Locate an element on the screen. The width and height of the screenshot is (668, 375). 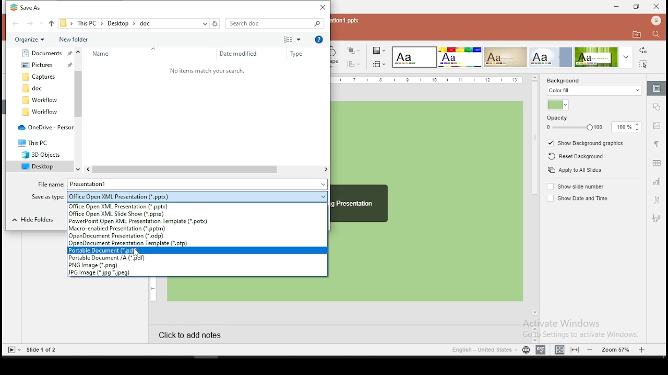
portable document/A is located at coordinates (198, 257).